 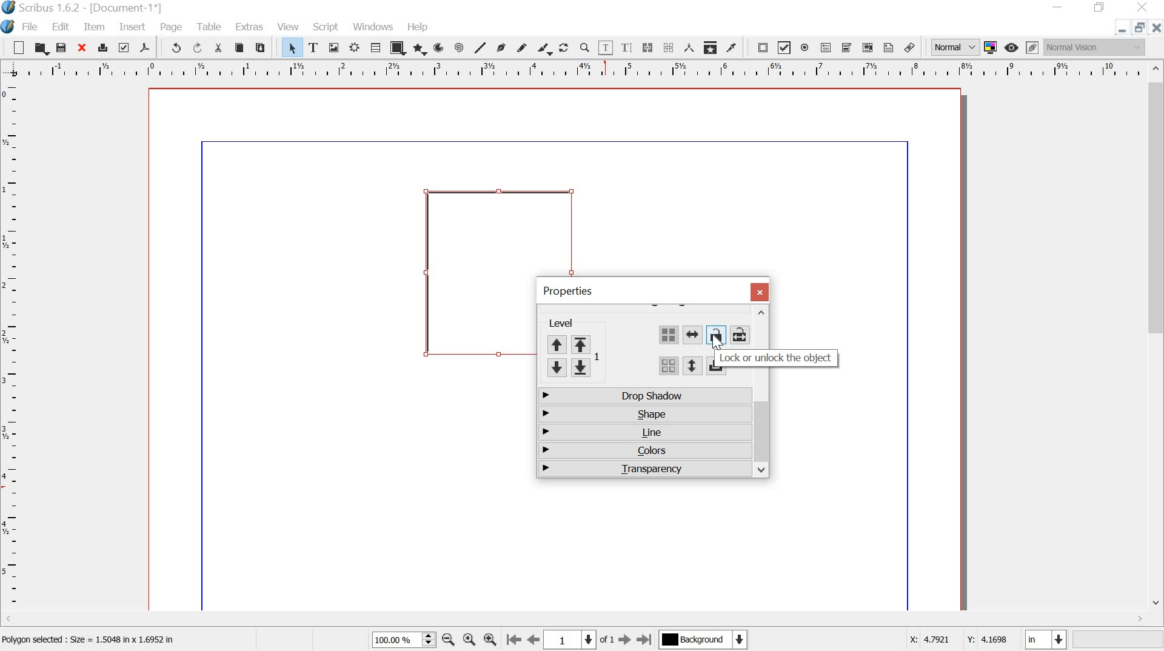 What do you see at coordinates (373, 27) in the screenshot?
I see `windows` at bounding box center [373, 27].